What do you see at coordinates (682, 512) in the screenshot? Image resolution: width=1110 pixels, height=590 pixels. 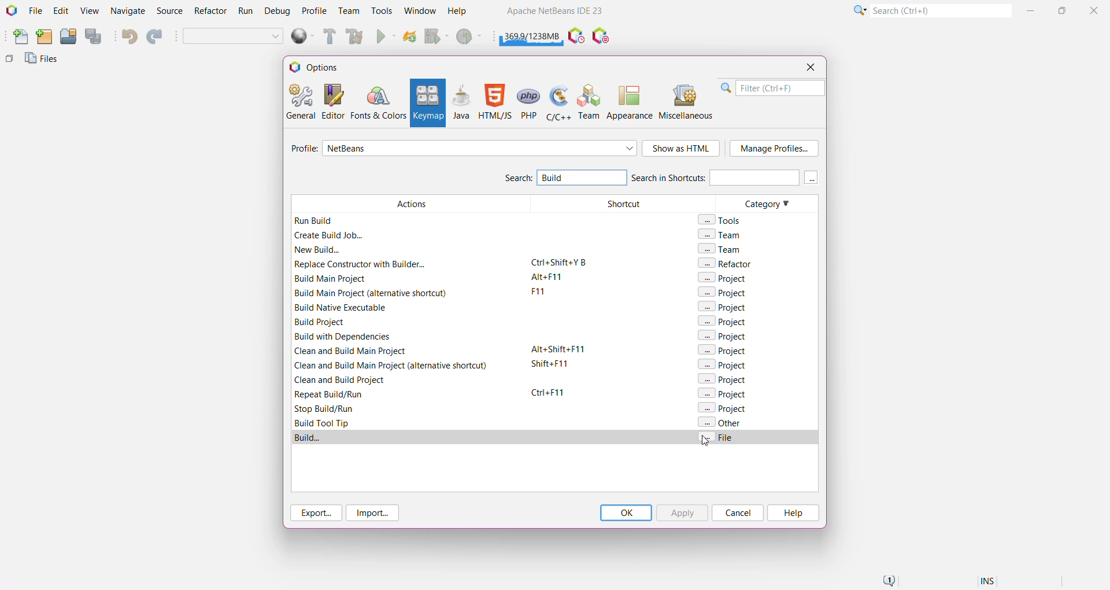 I see `Apply` at bounding box center [682, 512].